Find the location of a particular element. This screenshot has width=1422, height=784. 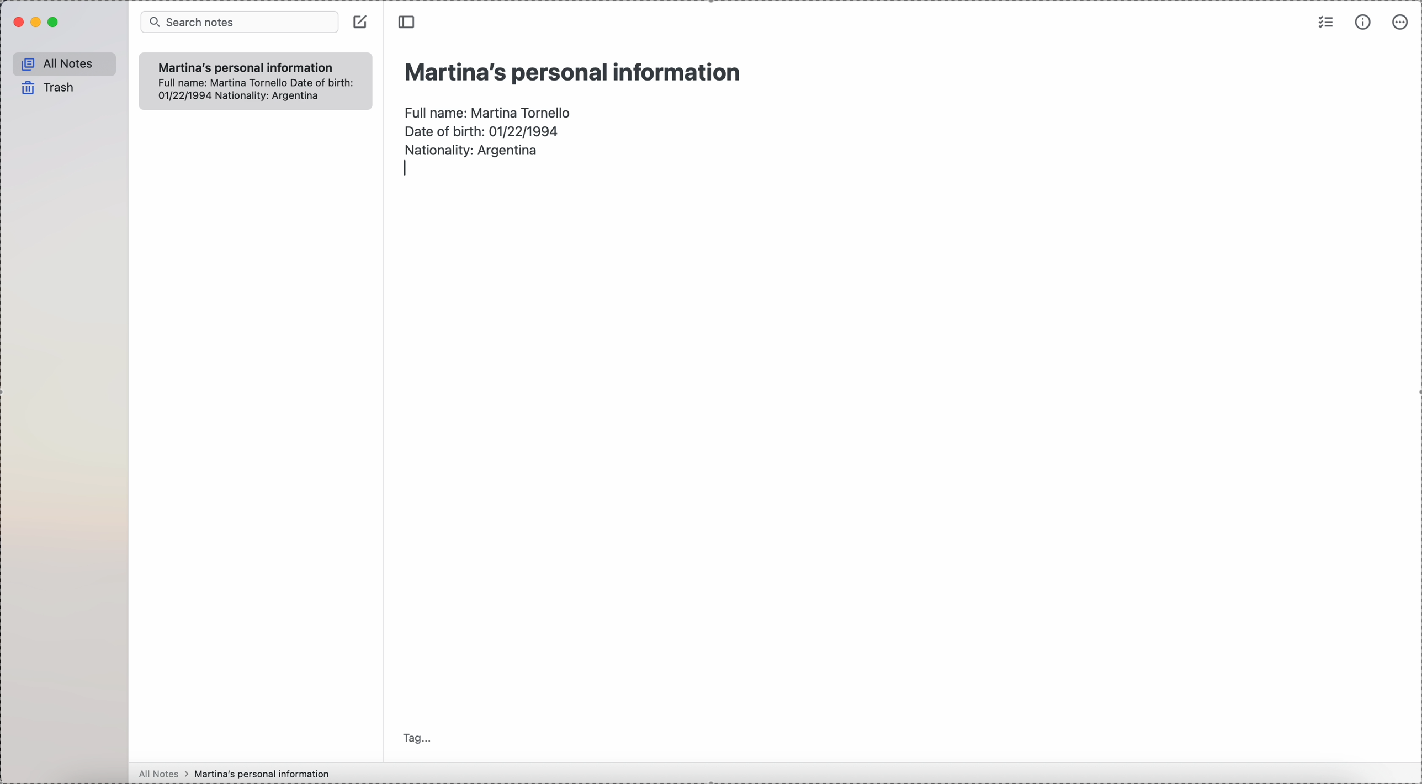

create note is located at coordinates (362, 22).